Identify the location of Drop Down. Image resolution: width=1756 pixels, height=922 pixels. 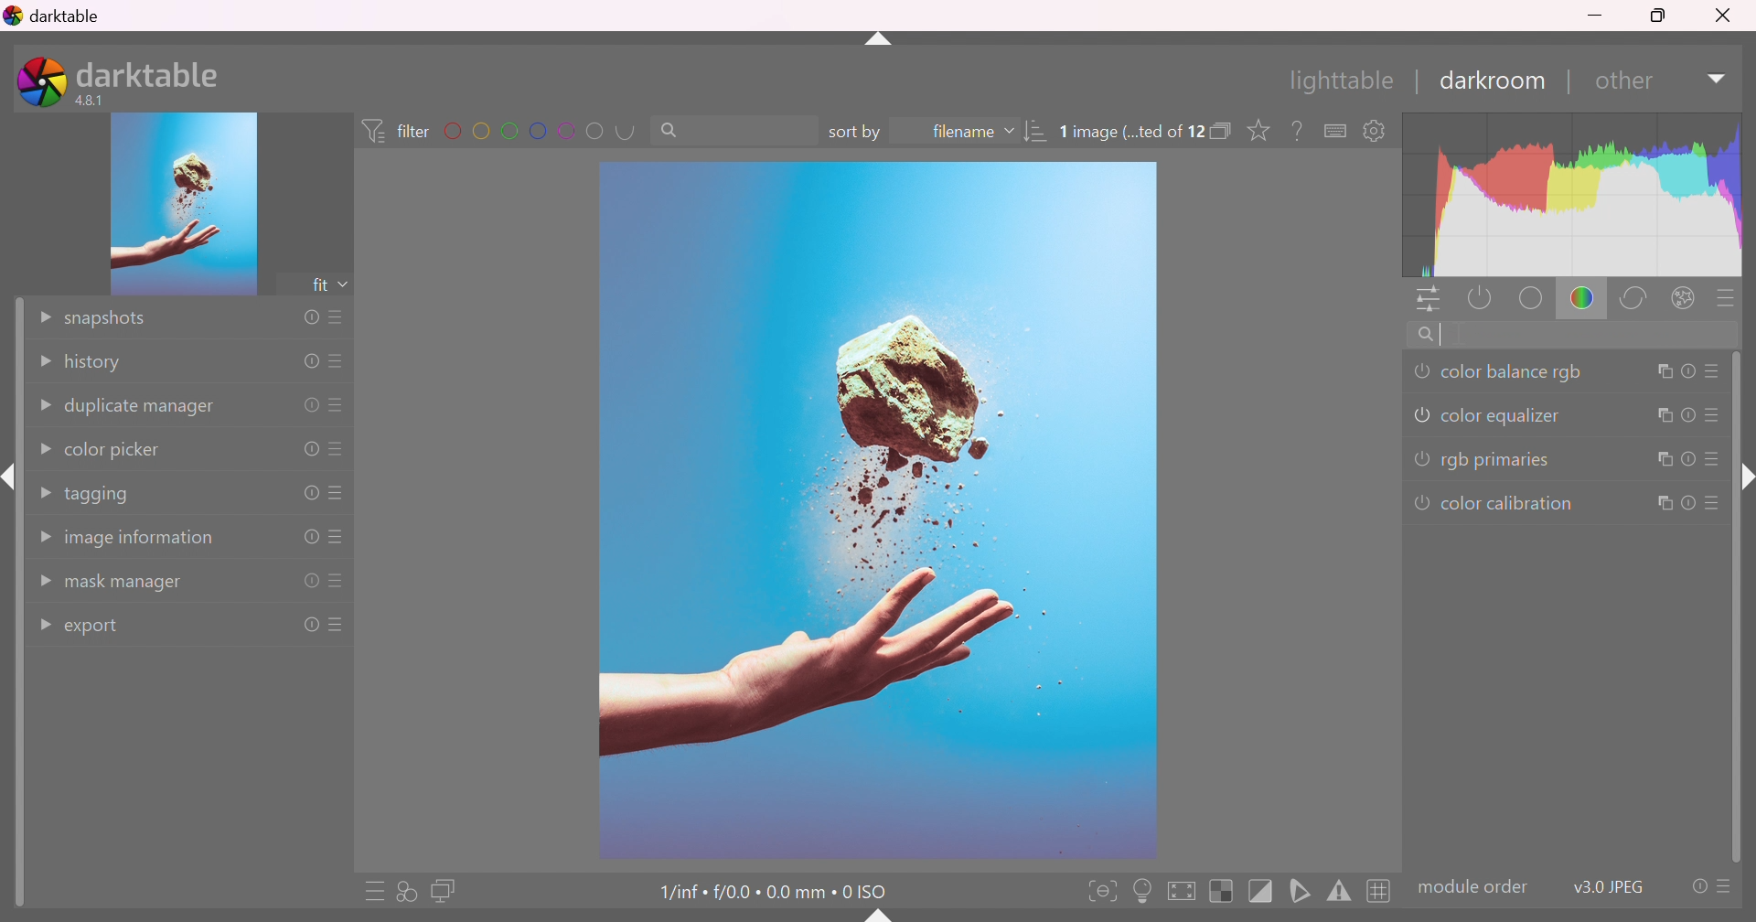
(43, 317).